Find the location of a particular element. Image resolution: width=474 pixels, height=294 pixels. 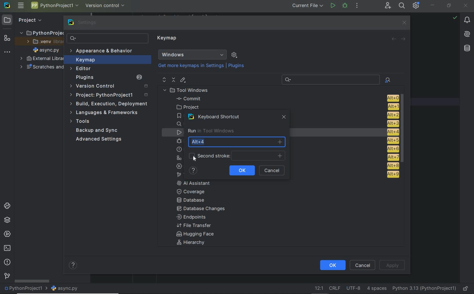

Keymap is located at coordinates (107, 60).